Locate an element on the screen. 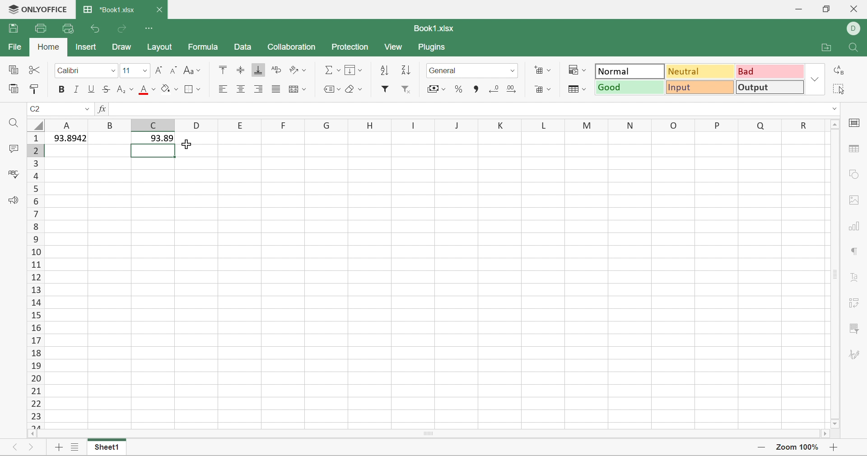  Conditional formatting is located at coordinates (578, 70).